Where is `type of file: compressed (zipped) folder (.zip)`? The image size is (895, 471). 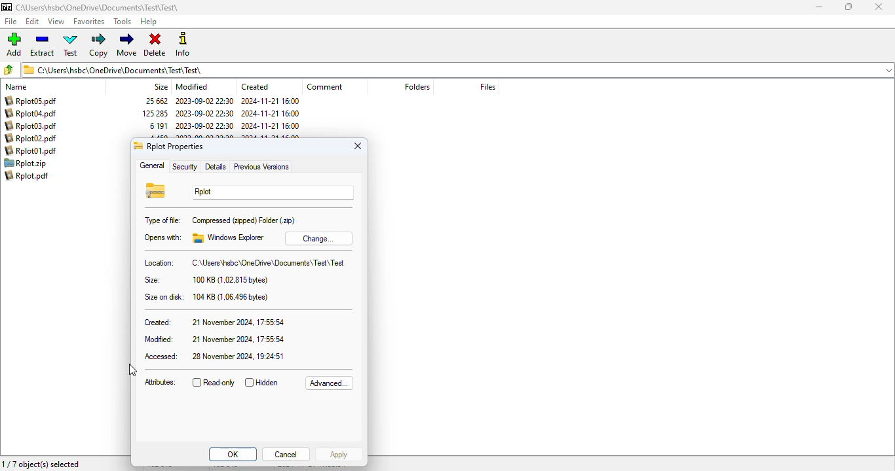 type of file: compressed (zipped) folder (.zip) is located at coordinates (219, 220).